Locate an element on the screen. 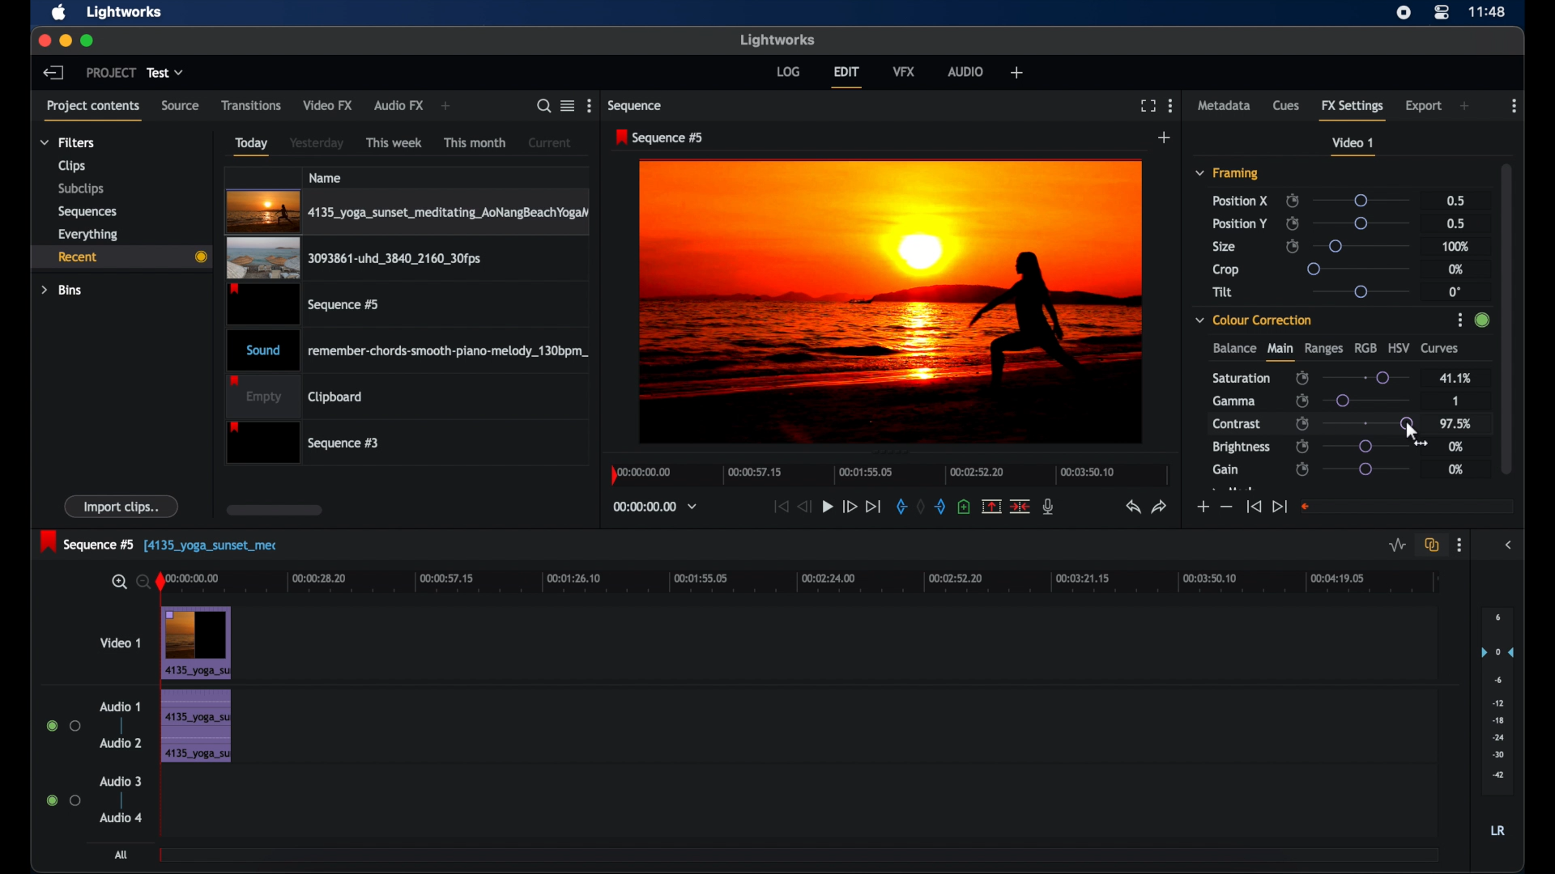 The image size is (1555, 874). test is located at coordinates (167, 73).